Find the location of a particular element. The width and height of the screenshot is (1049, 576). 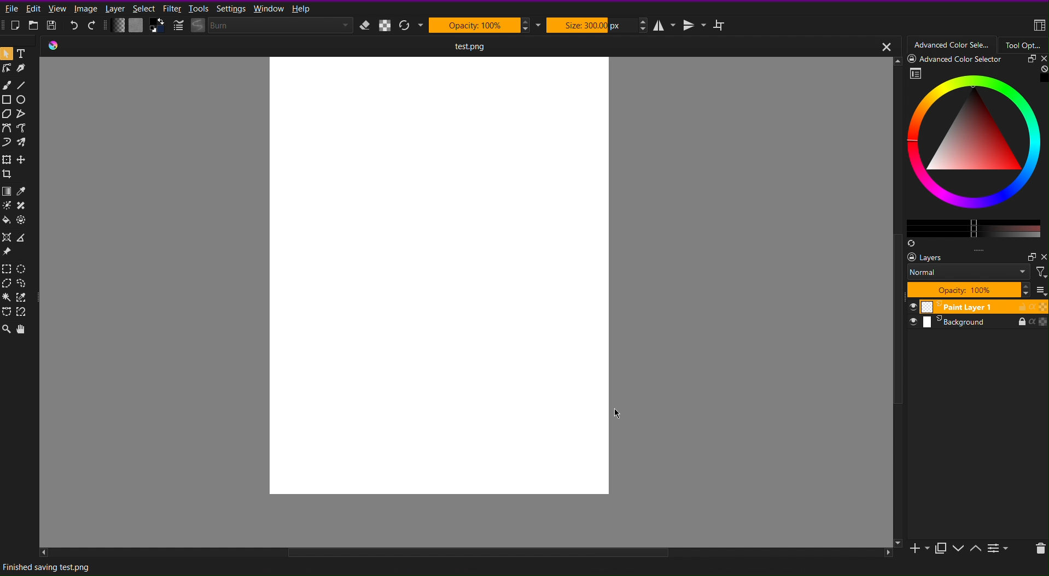

Pointer is located at coordinates (7, 54).